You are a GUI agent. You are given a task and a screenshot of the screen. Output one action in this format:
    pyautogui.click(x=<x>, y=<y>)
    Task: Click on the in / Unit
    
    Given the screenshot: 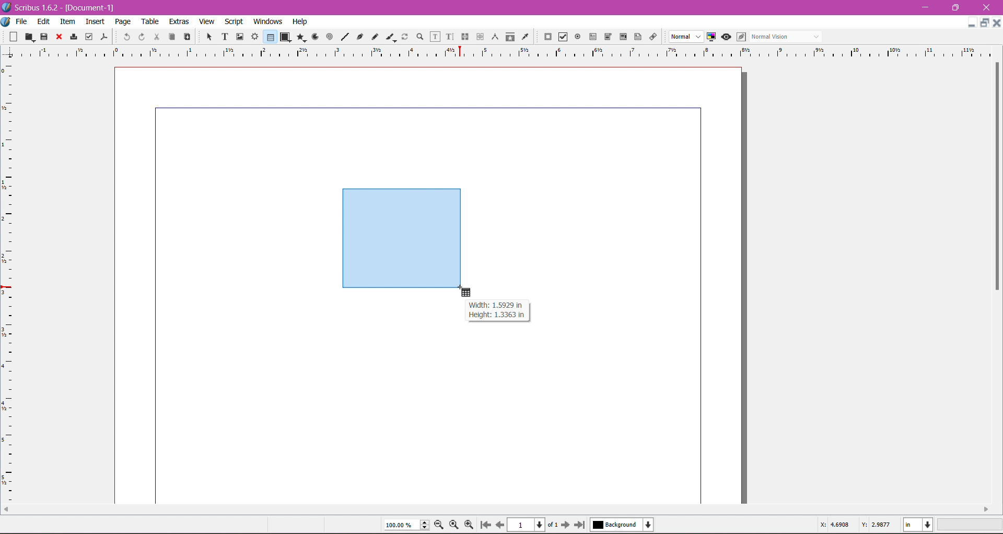 What is the action you would take?
    pyautogui.click(x=919, y=523)
    